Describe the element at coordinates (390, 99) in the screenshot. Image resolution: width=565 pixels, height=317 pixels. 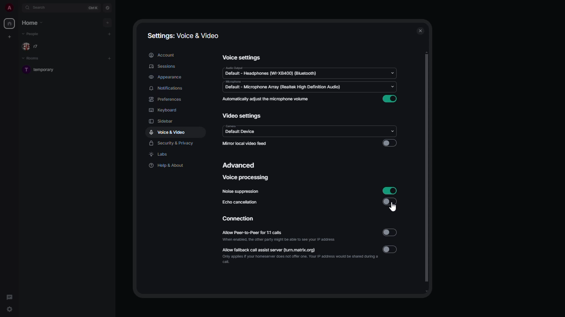
I see `enabled` at that location.